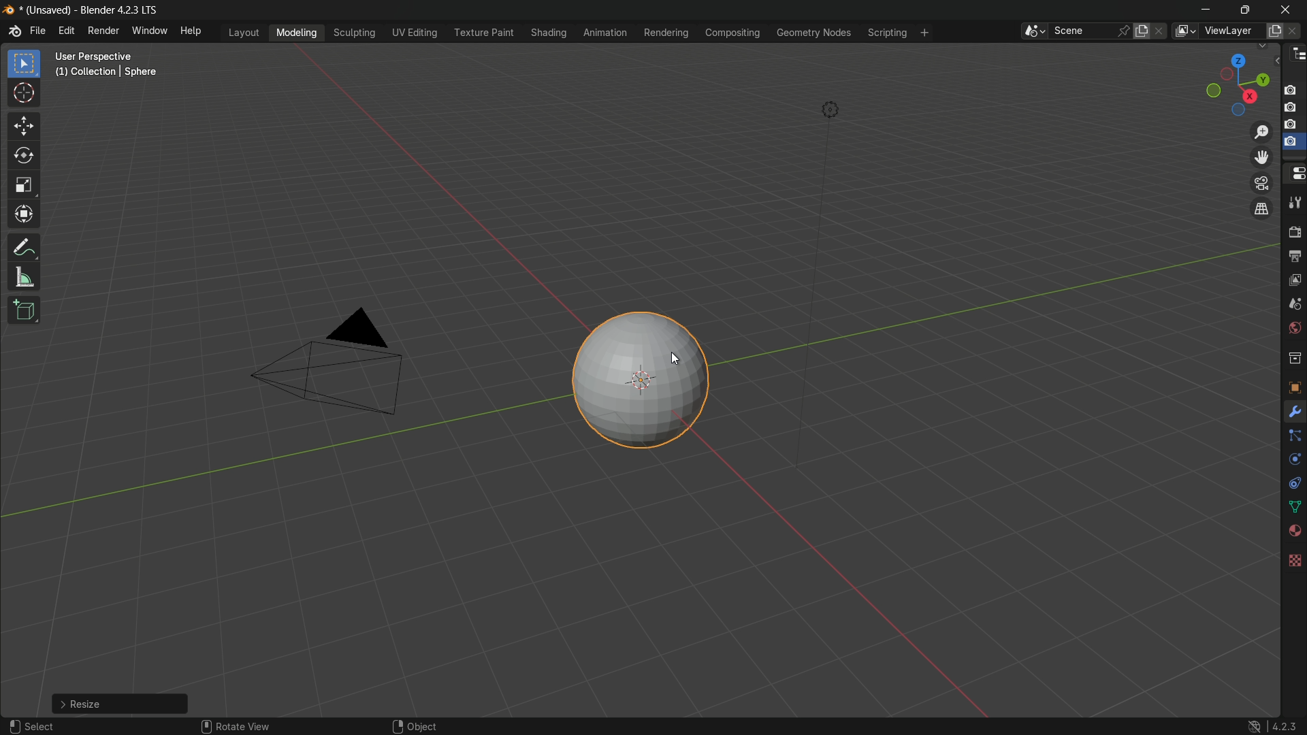  Describe the element at coordinates (1293, 461) in the screenshot. I see `physics` at that location.